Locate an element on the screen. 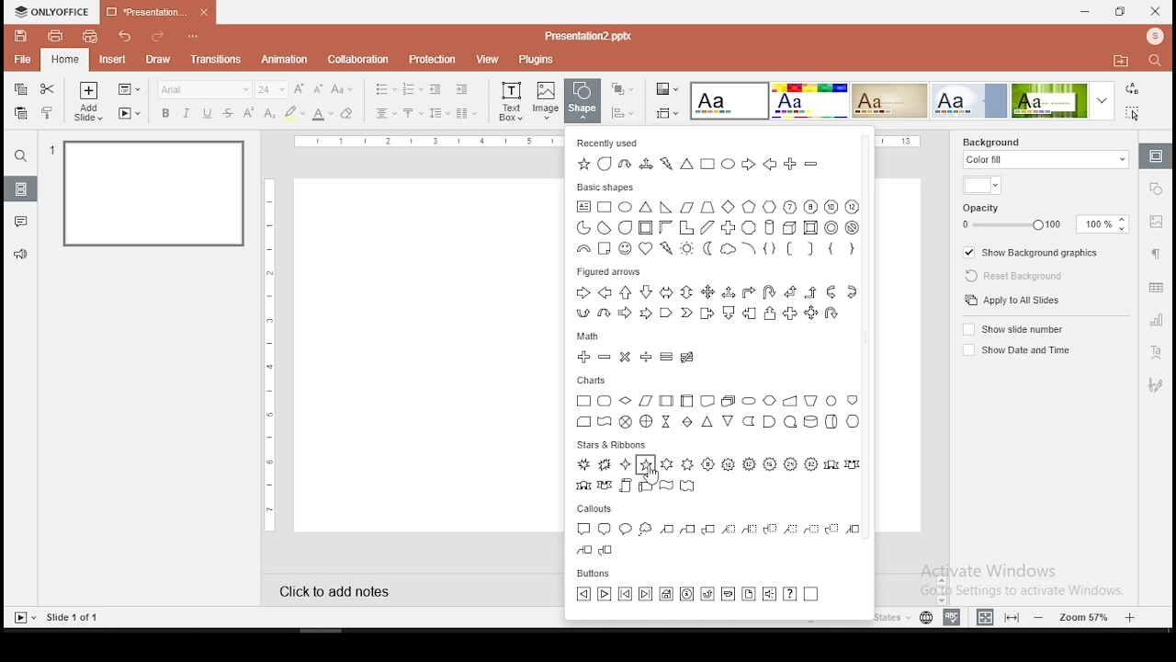 The height and width of the screenshot is (662, 1176). select slide size is located at coordinates (667, 113).